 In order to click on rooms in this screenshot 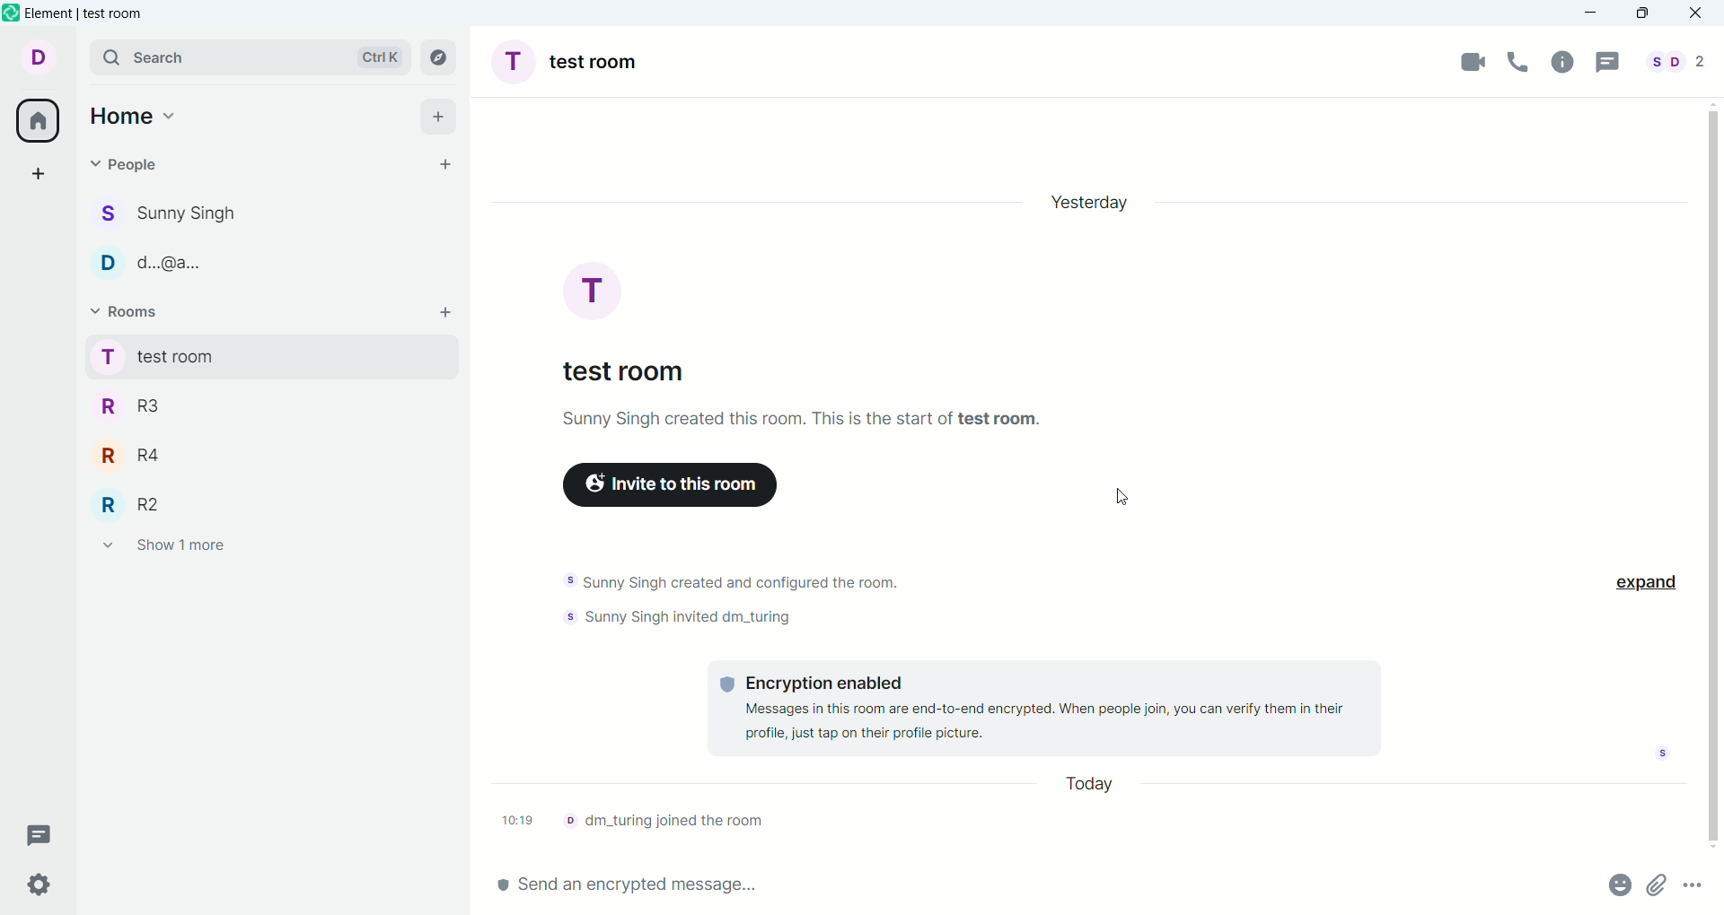, I will do `click(128, 309)`.